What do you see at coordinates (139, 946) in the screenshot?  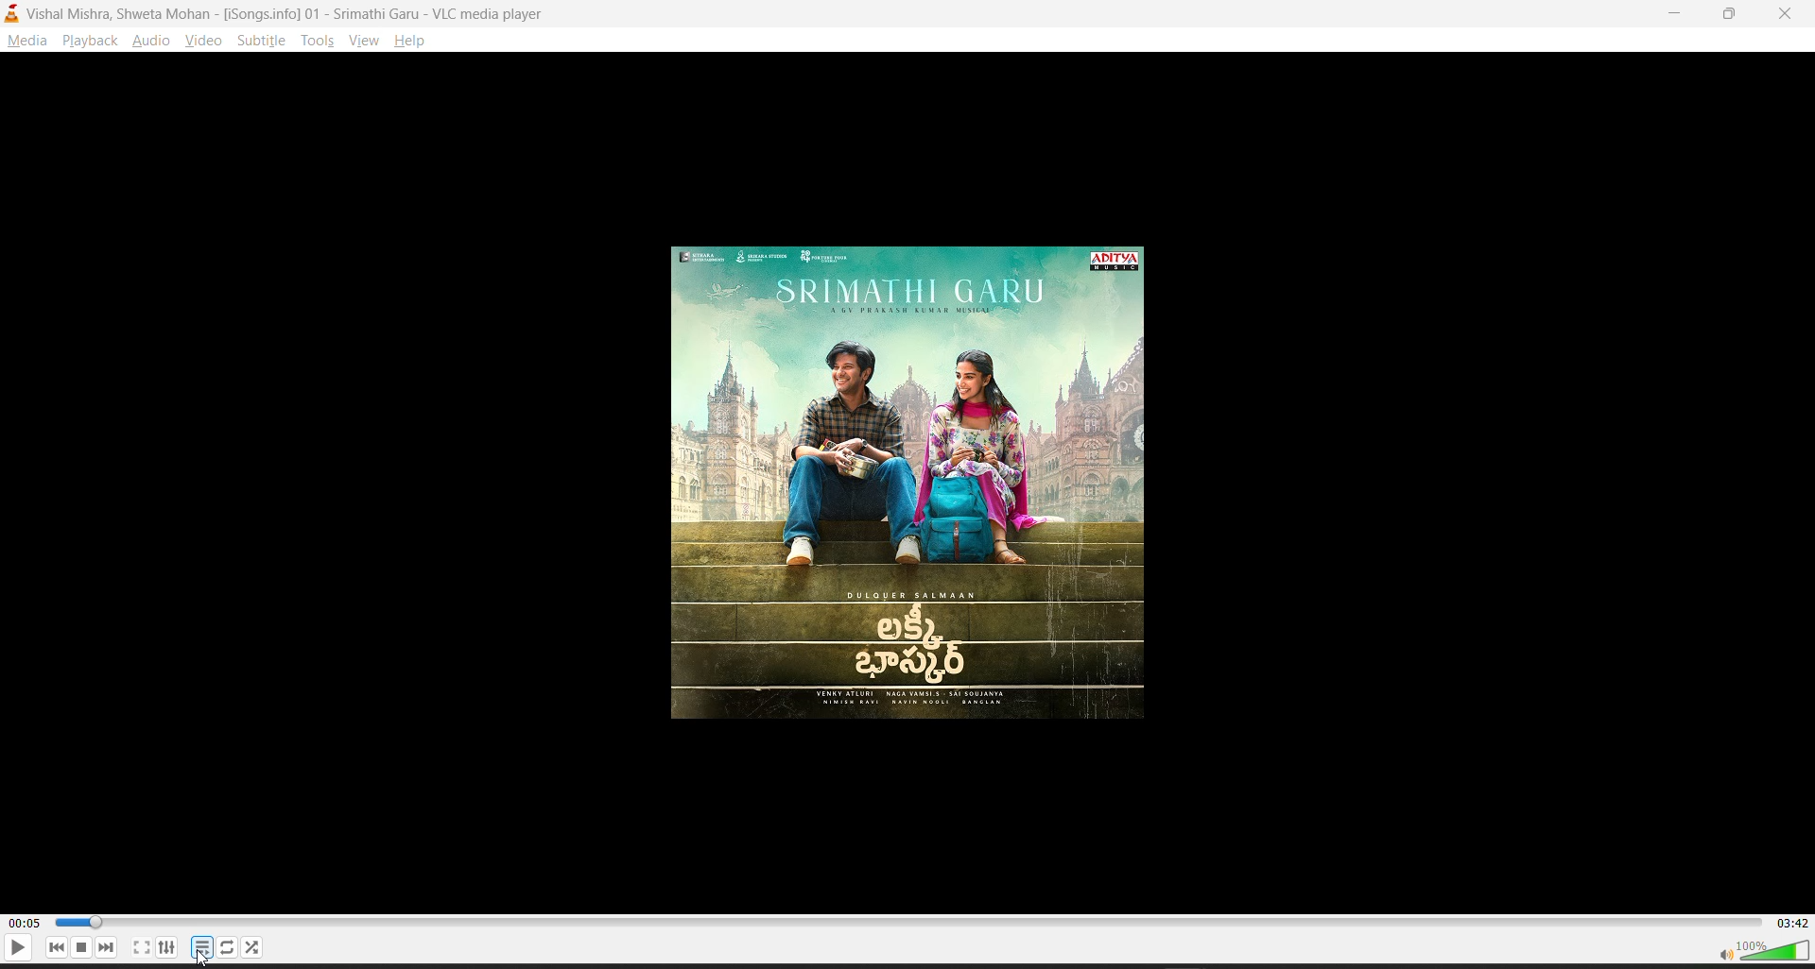 I see `full screen` at bounding box center [139, 946].